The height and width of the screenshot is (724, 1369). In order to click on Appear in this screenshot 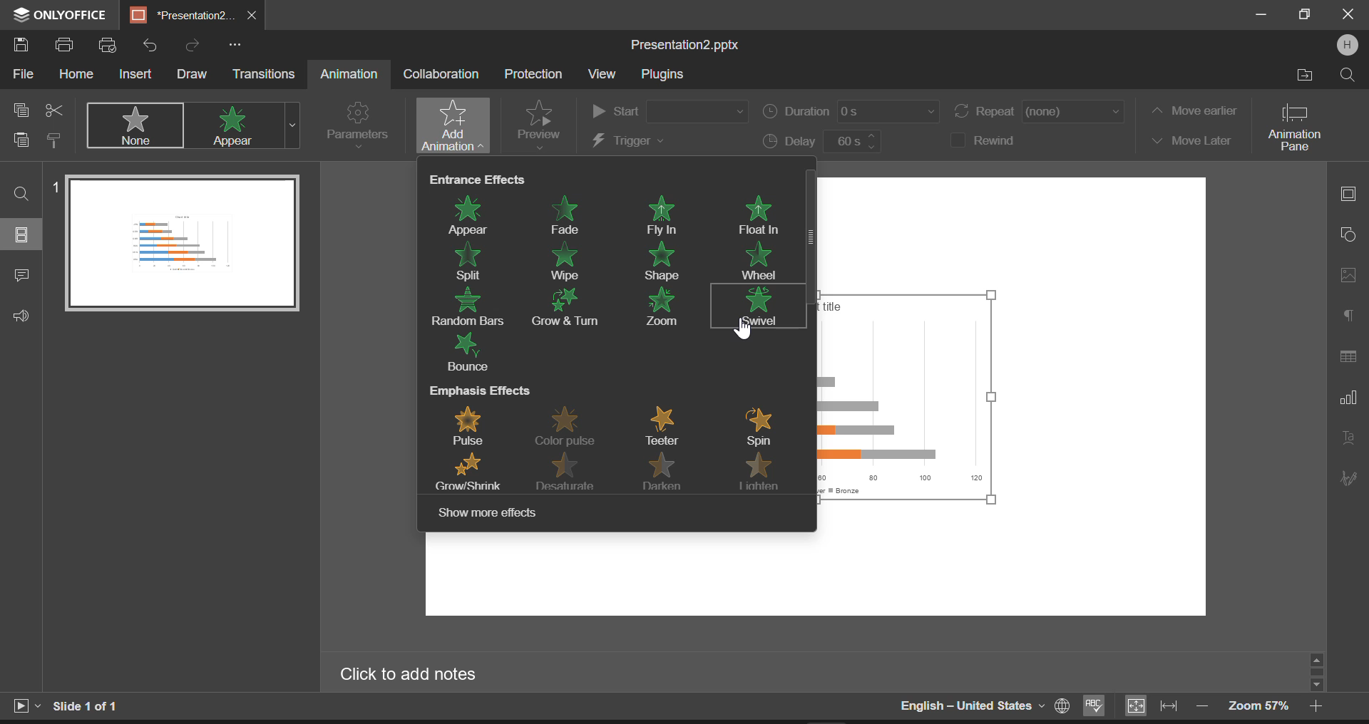, I will do `click(236, 125)`.